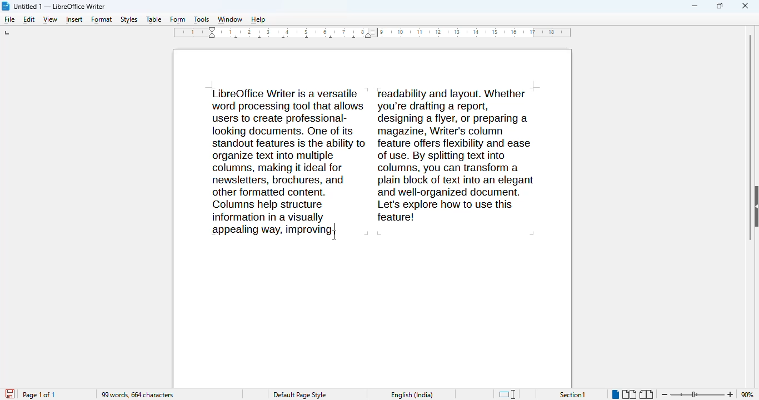 The height and width of the screenshot is (400, 759). I want to click on center tab, so click(262, 39).